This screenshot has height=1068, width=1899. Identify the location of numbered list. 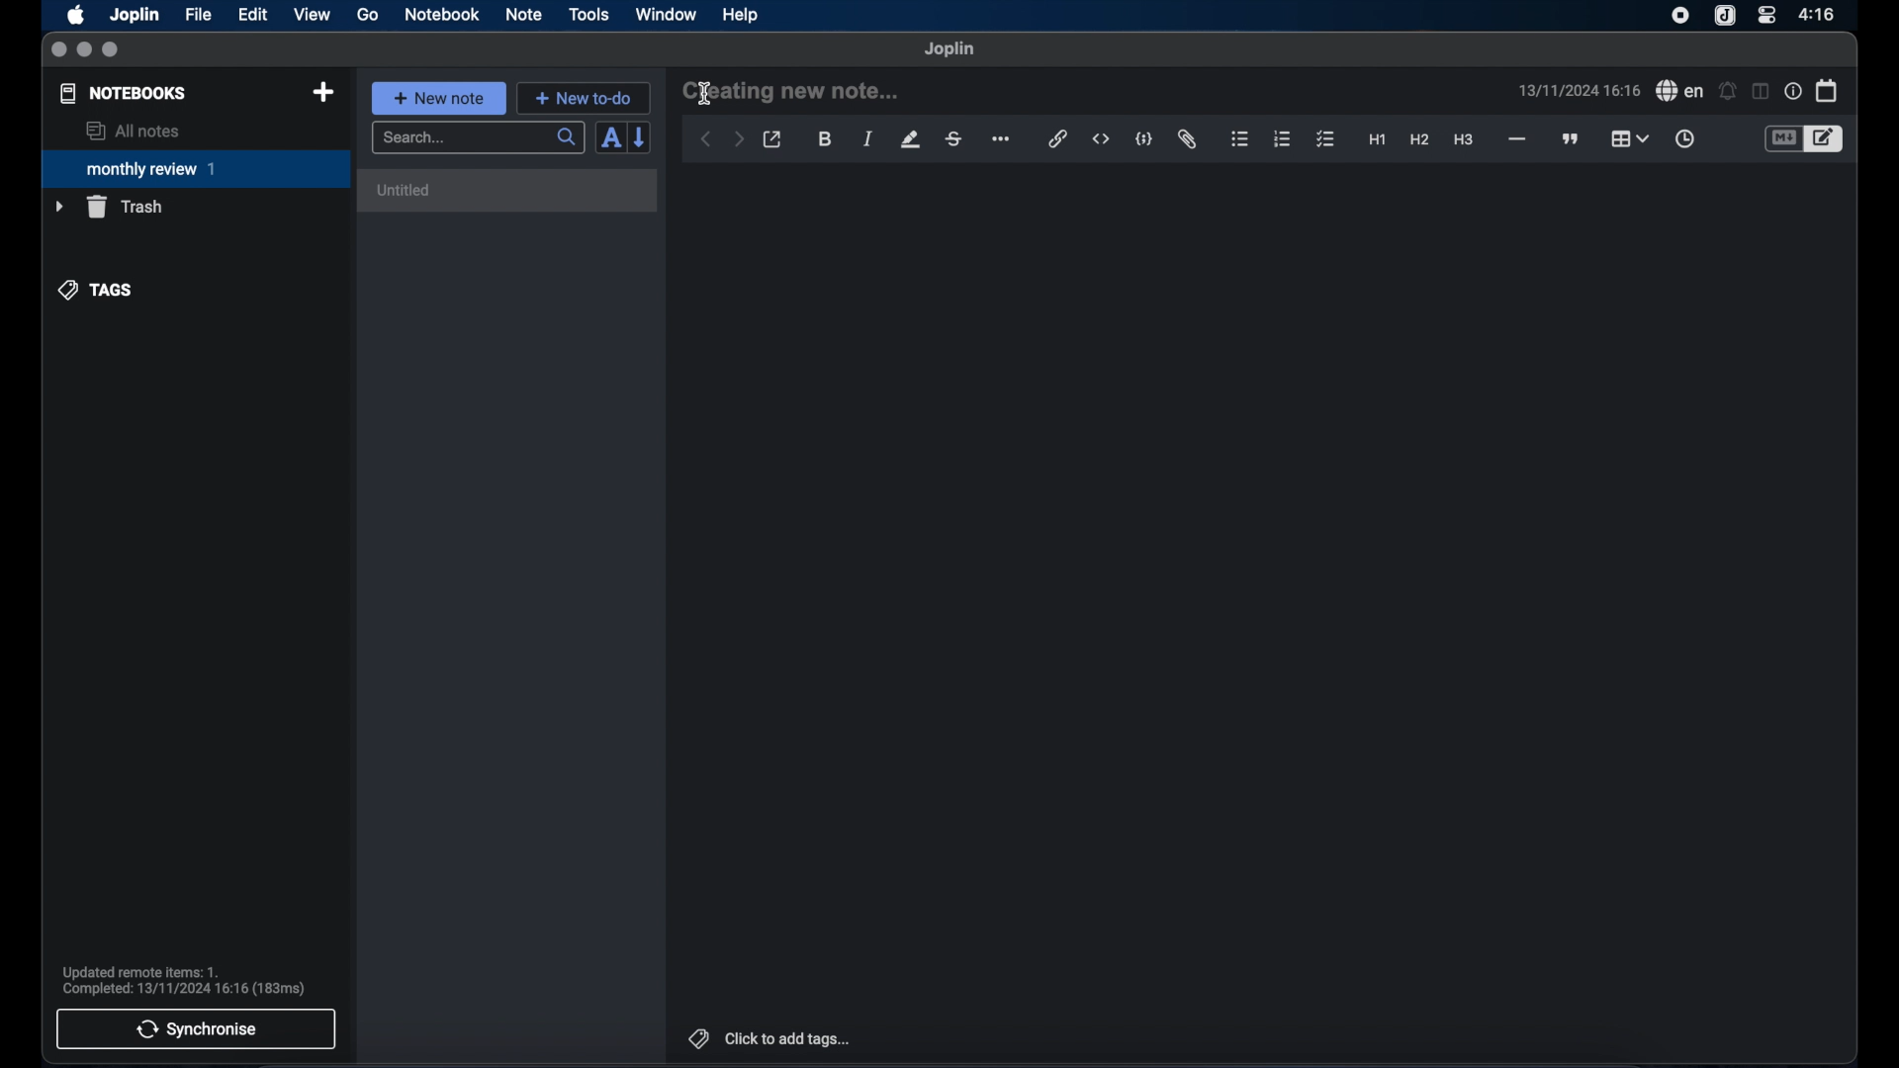
(1282, 138).